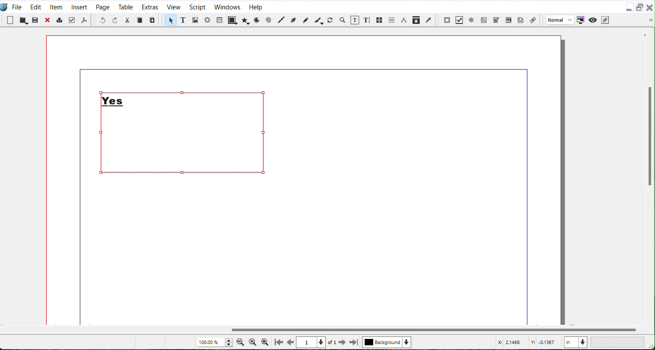  Describe the element at coordinates (56, 6) in the screenshot. I see `Item` at that location.